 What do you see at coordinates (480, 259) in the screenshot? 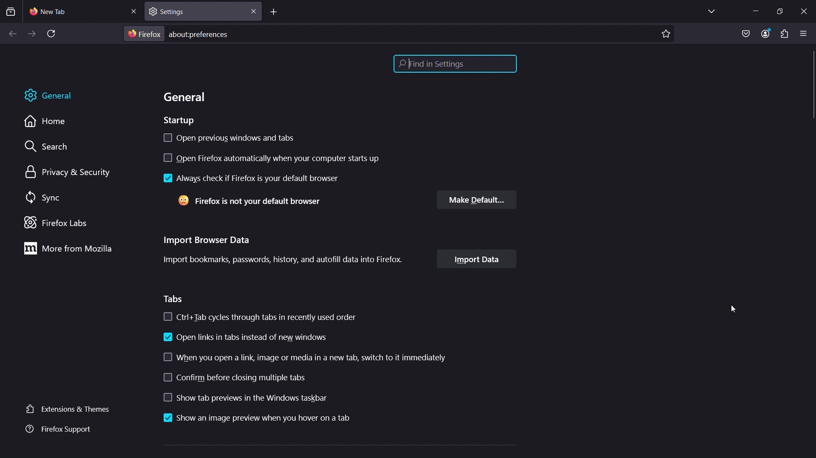
I see `Import Data` at bounding box center [480, 259].